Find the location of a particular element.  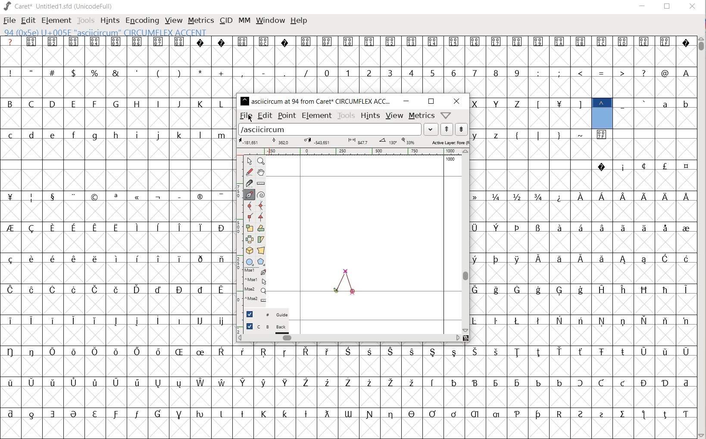

ruler is located at coordinates (352, 151).